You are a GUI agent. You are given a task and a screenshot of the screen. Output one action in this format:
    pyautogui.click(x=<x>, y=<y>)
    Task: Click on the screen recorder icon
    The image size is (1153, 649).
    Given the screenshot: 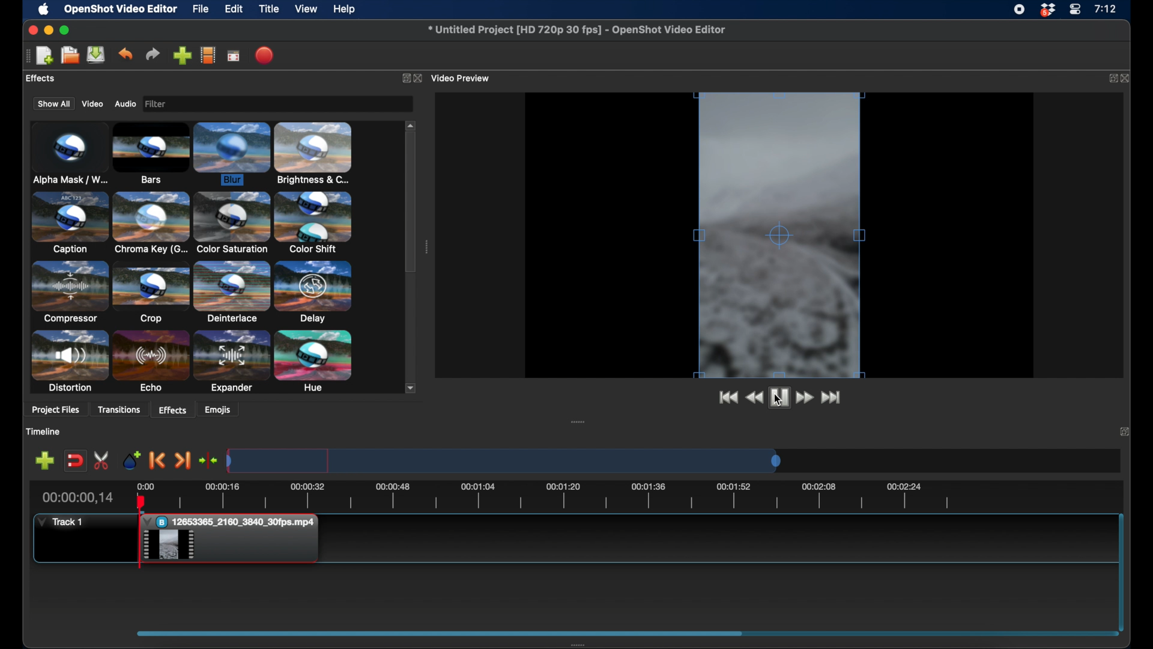 What is the action you would take?
    pyautogui.click(x=1019, y=10)
    